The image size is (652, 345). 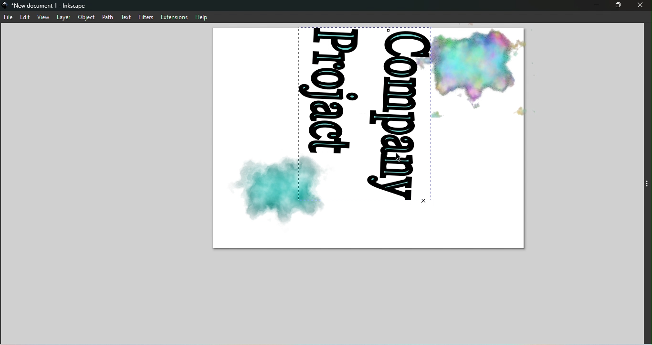 I want to click on Filters, so click(x=147, y=17).